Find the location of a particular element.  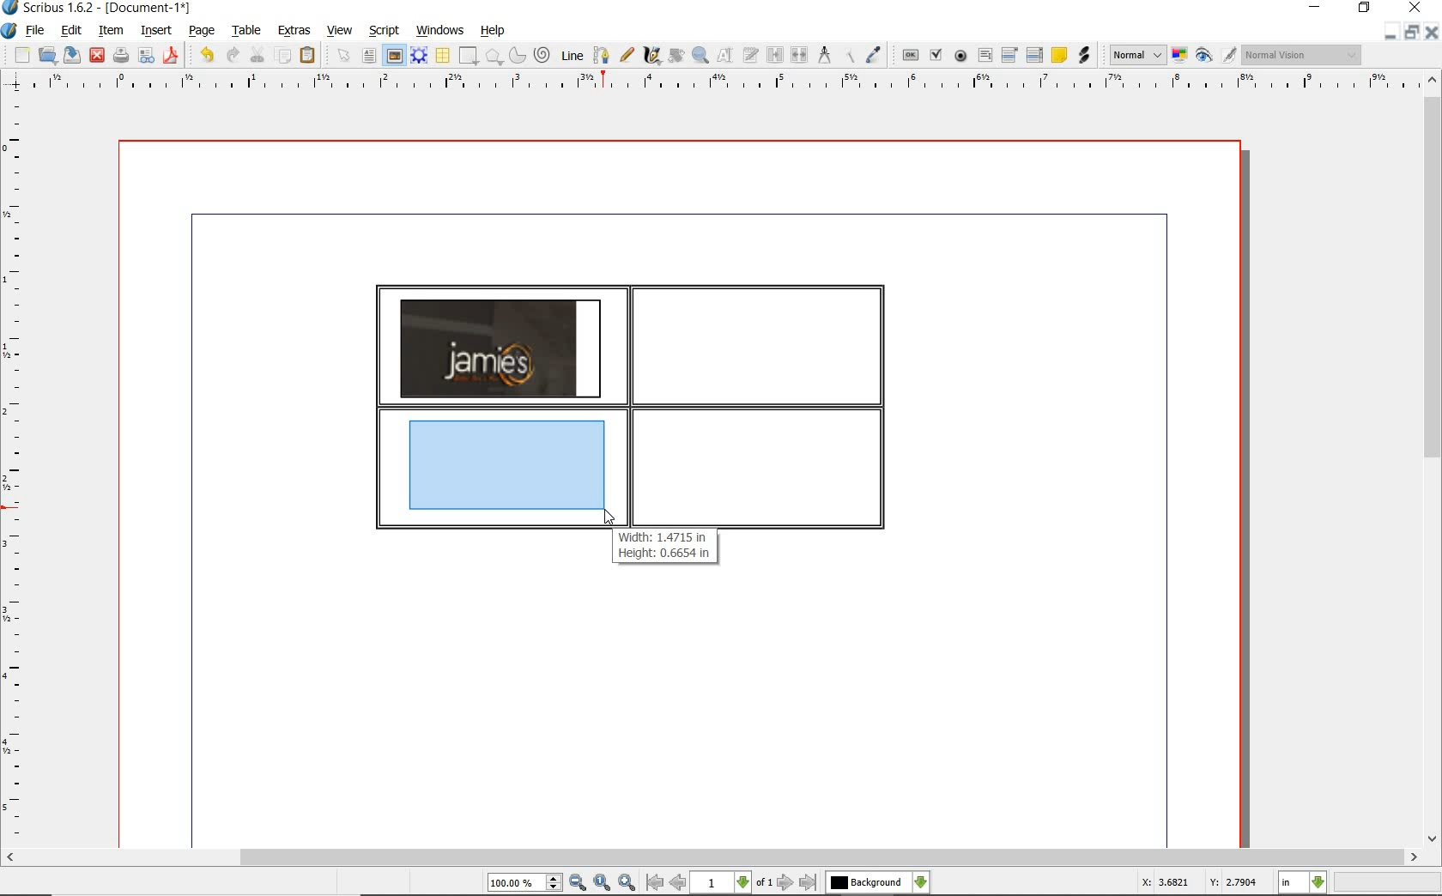

go to previous page is located at coordinates (677, 883).